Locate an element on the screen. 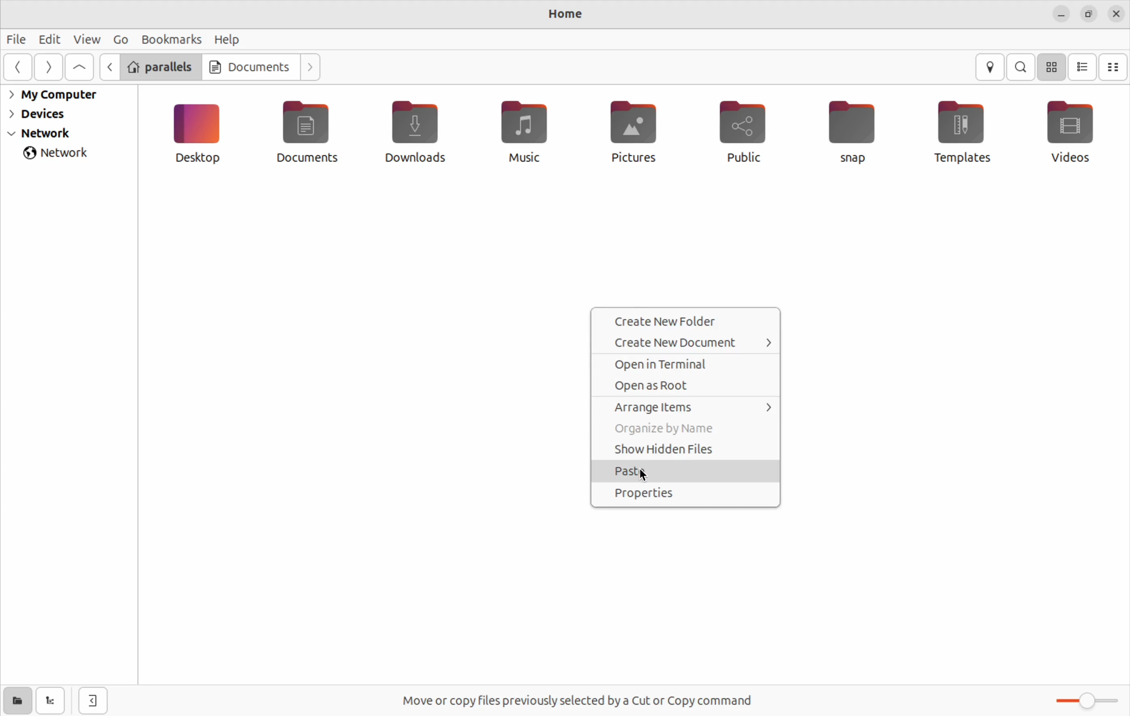 Image resolution: width=1130 pixels, height=716 pixels. Devices is located at coordinates (46, 114).